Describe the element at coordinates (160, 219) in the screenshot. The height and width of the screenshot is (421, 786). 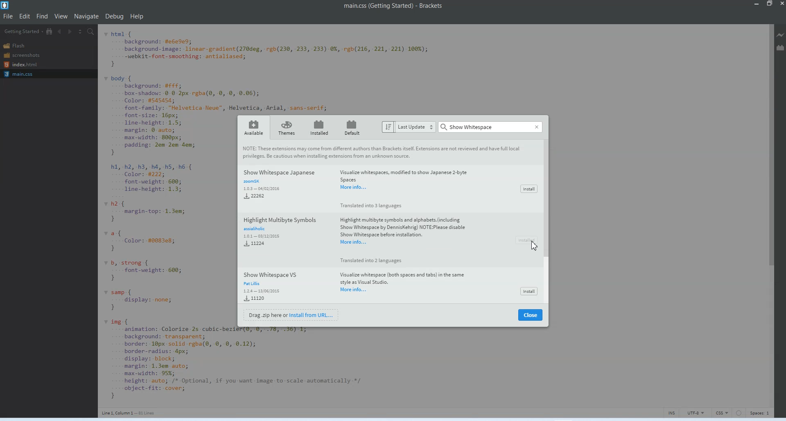
I see `Code` at that location.